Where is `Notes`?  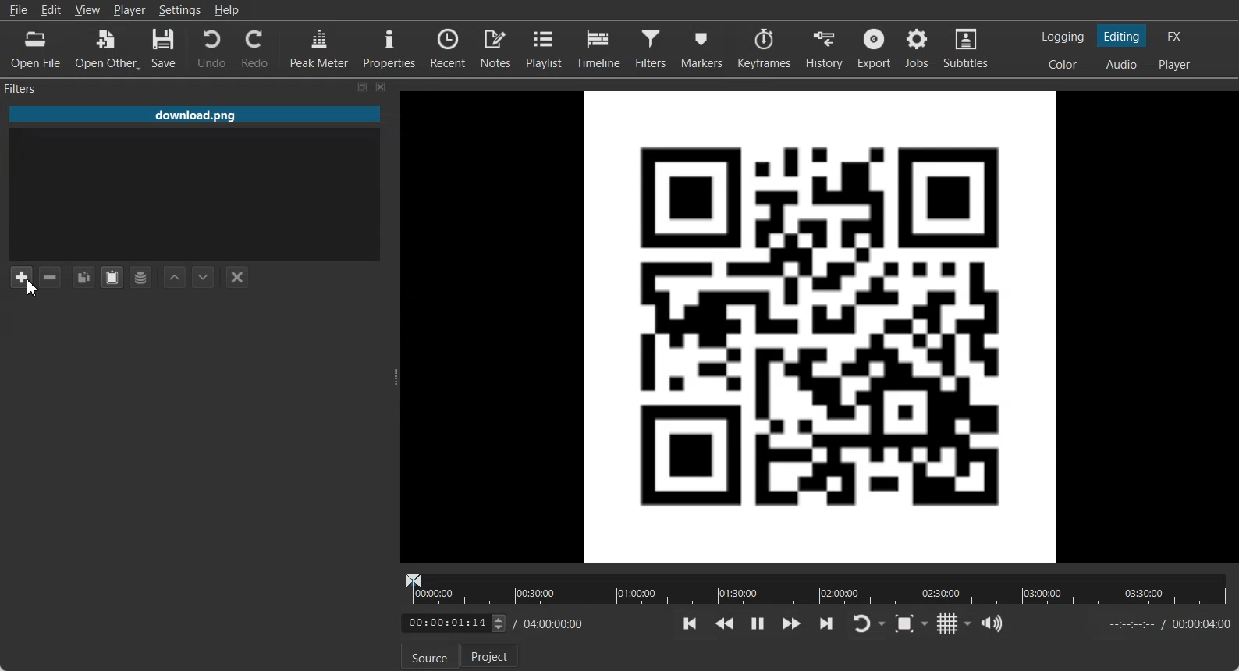 Notes is located at coordinates (497, 48).